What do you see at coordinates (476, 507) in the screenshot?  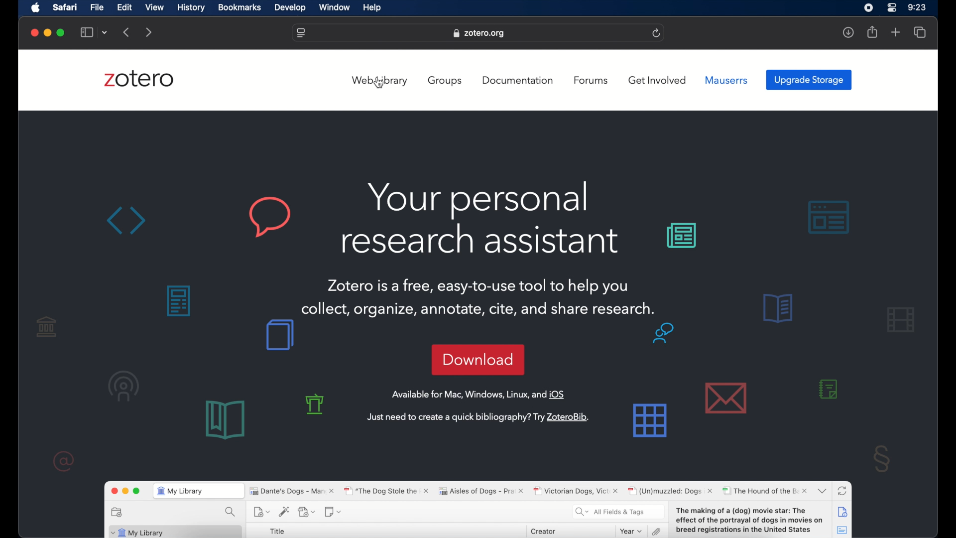 I see `software preview` at bounding box center [476, 507].